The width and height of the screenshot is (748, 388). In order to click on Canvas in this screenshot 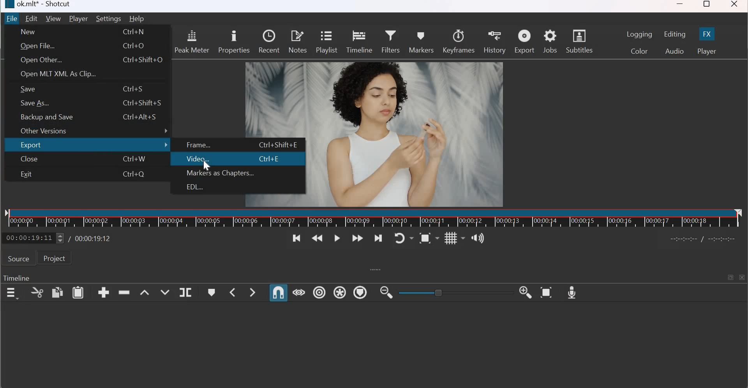, I will do `click(408, 129)`.